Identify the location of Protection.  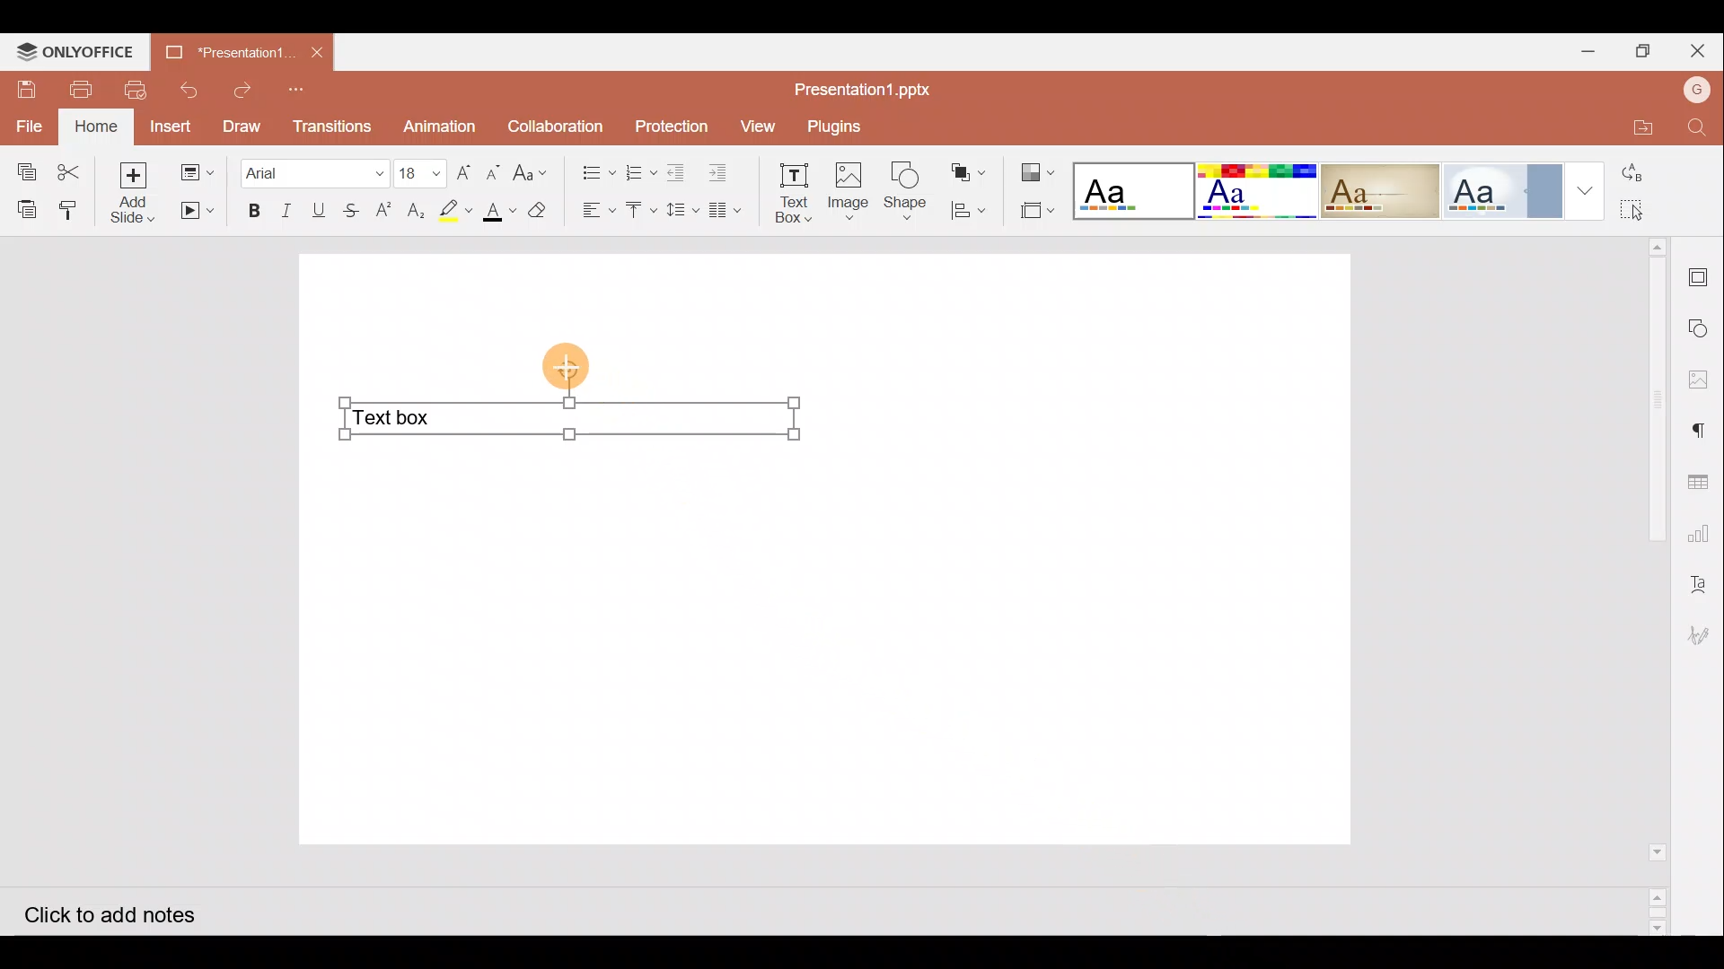
(671, 127).